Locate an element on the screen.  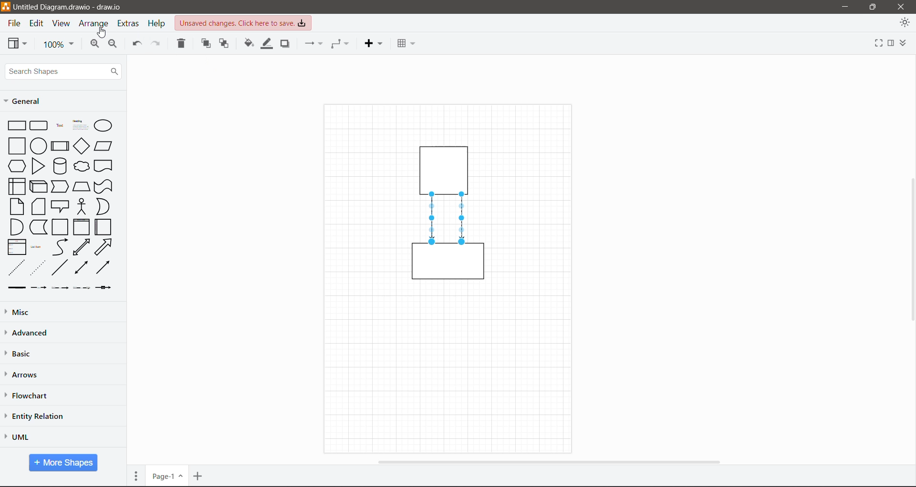
Circle is located at coordinates (38, 145).